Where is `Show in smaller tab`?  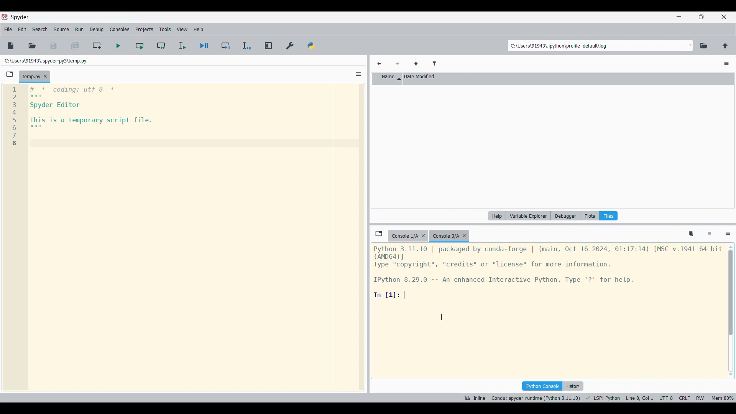 Show in smaller tab is located at coordinates (701, 17).